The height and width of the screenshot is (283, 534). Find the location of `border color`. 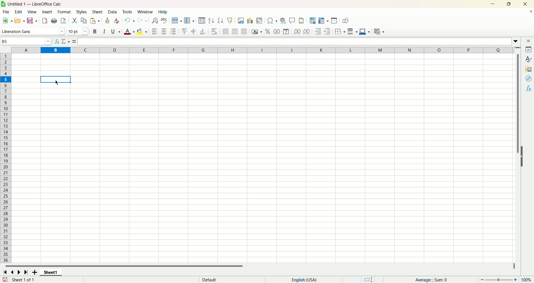

border color is located at coordinates (365, 32).